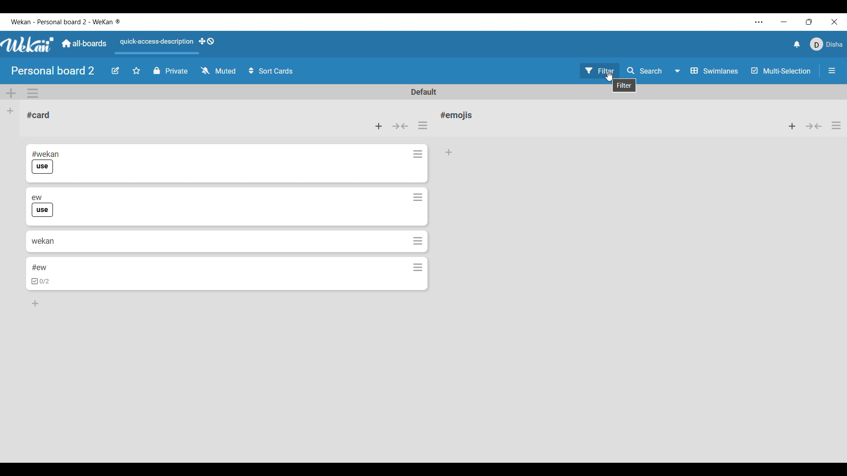 This screenshot has width=847, height=476. Describe the element at coordinates (40, 268) in the screenshot. I see `#ew` at that location.